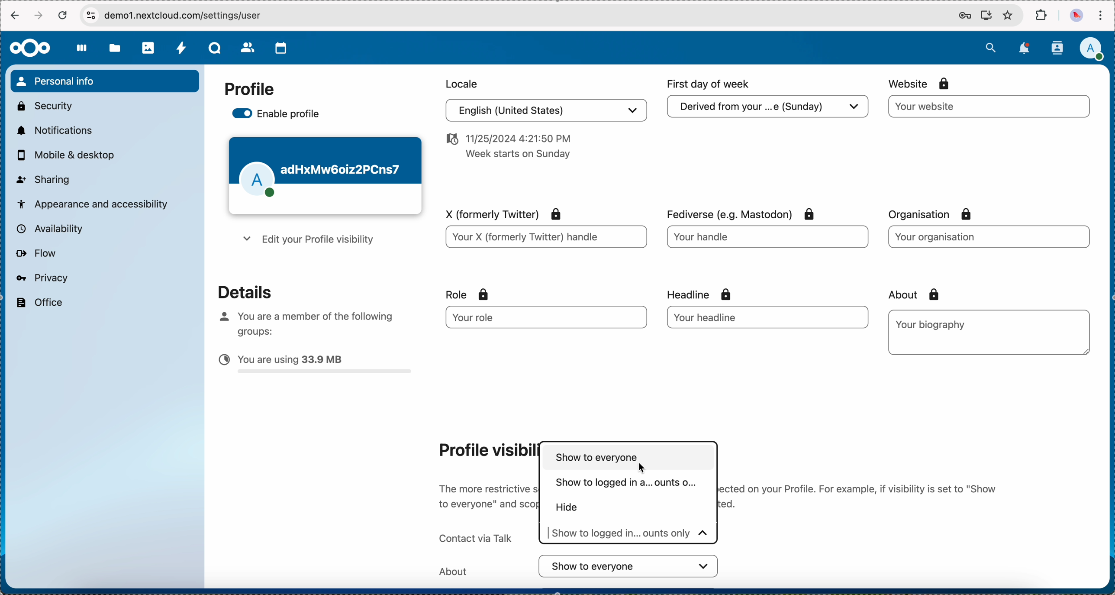 Image resolution: width=1115 pixels, height=595 pixels. I want to click on navigate foward, so click(40, 16).